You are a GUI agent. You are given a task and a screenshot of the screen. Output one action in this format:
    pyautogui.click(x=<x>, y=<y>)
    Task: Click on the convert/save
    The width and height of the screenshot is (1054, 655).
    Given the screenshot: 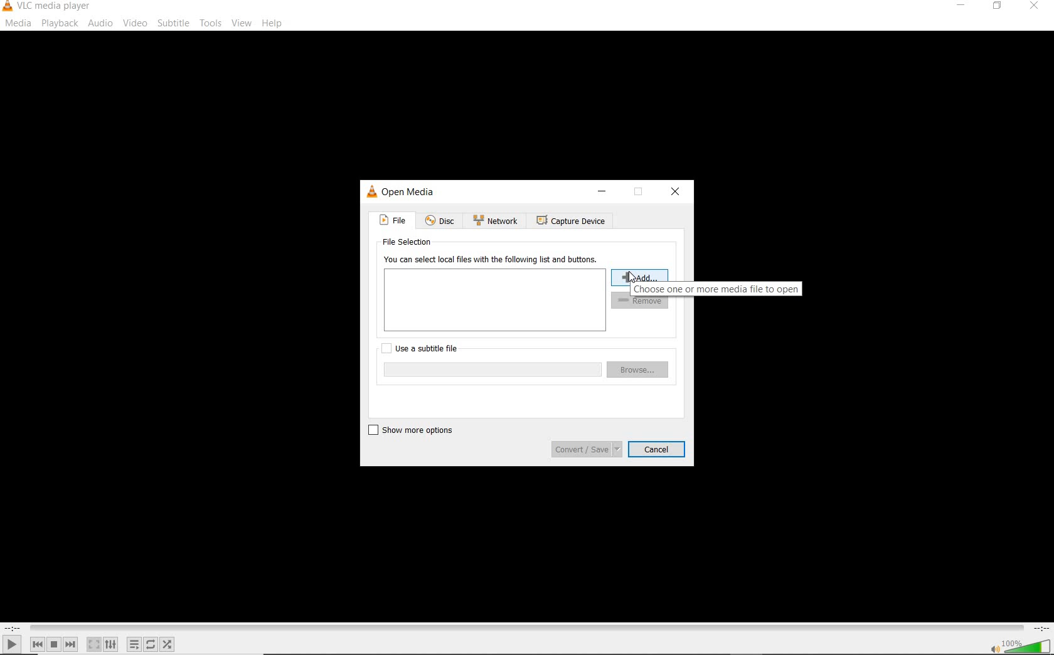 What is the action you would take?
    pyautogui.click(x=588, y=449)
    